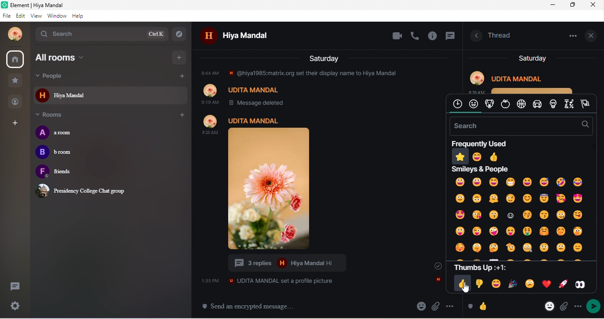 The height and width of the screenshot is (319, 604). What do you see at coordinates (83, 190) in the screenshot?
I see `presidency college chat group` at bounding box center [83, 190].